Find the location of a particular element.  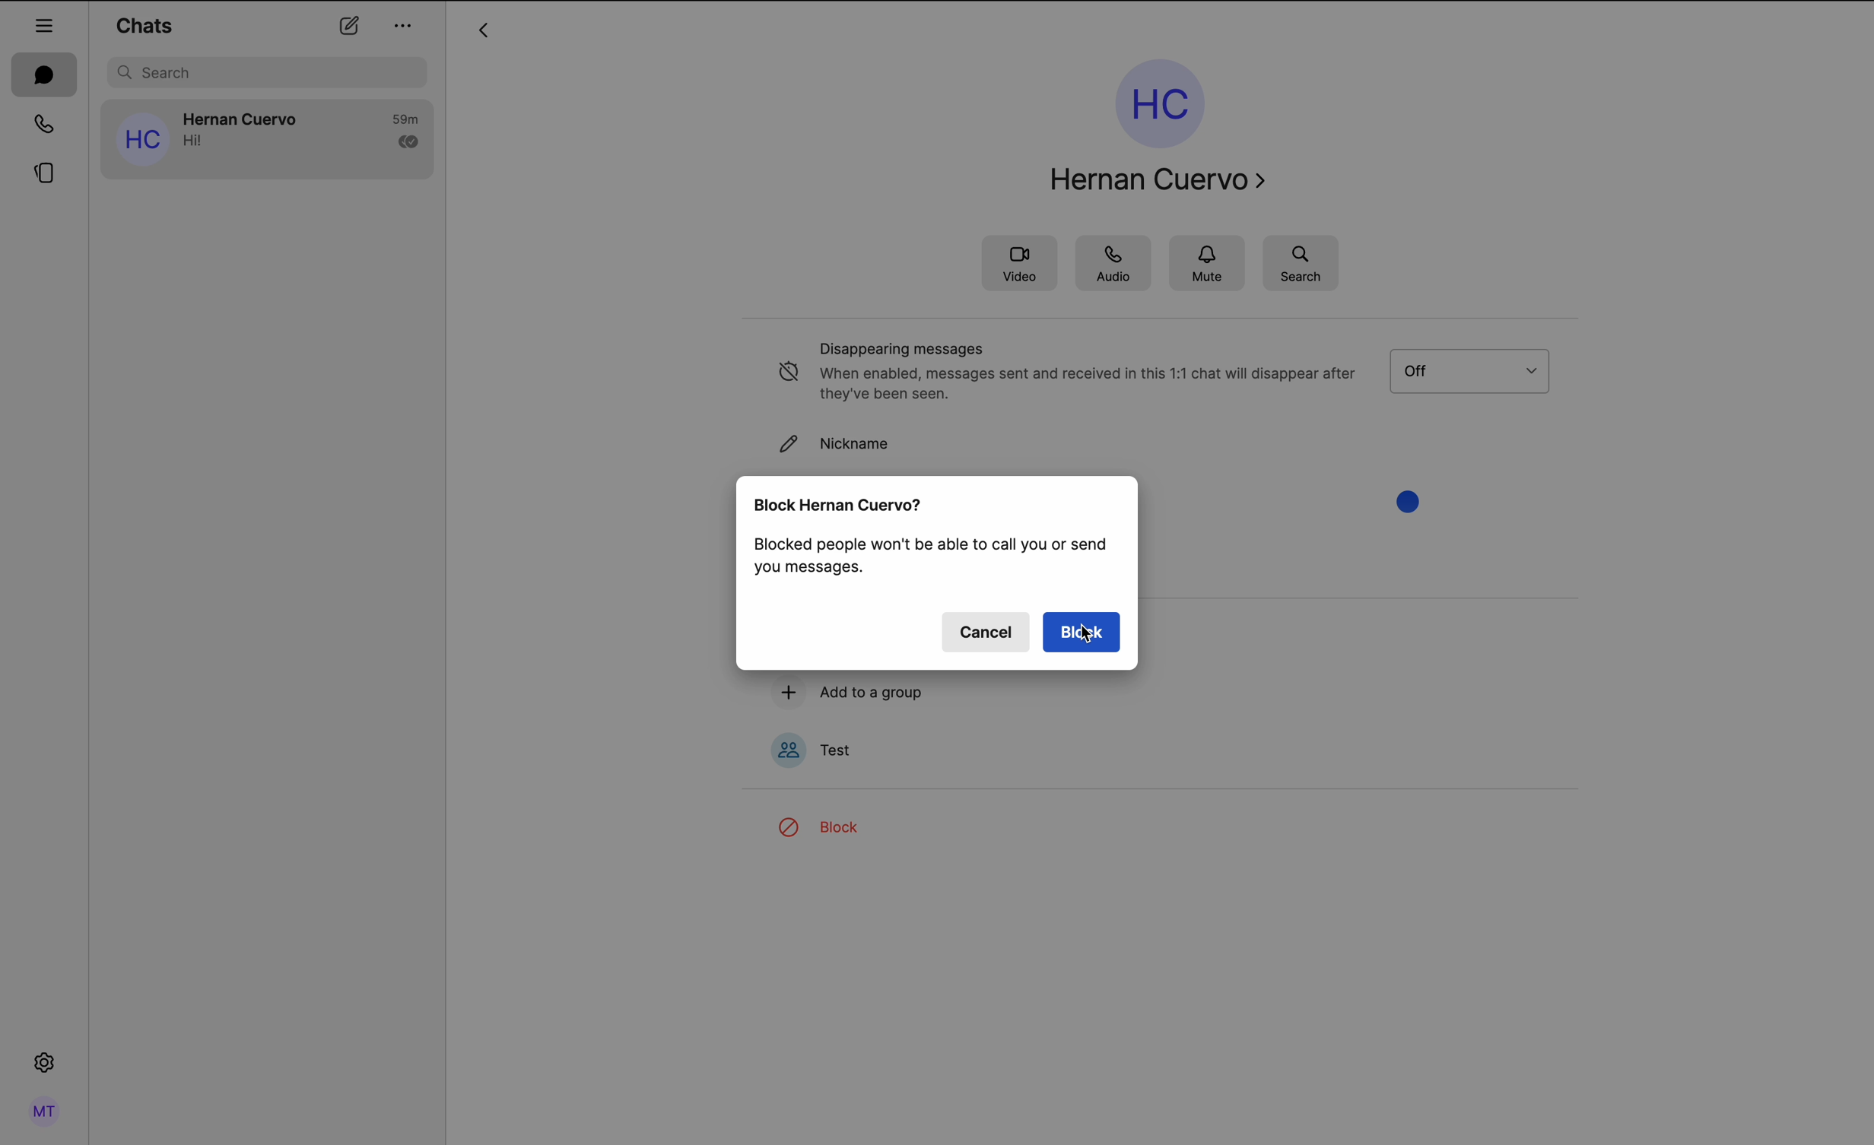

cancel button is located at coordinates (986, 631).